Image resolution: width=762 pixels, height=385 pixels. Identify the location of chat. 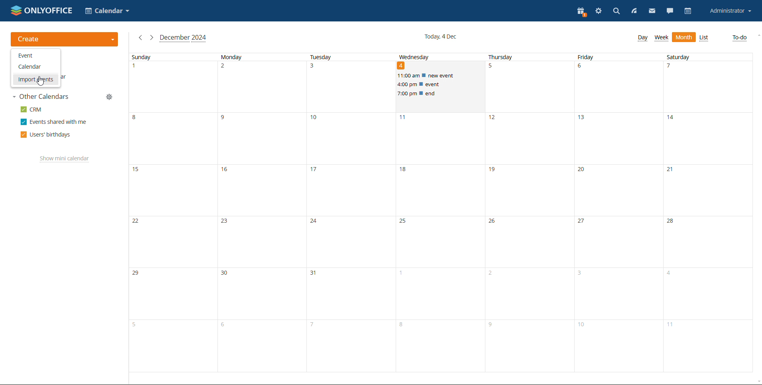
(670, 10).